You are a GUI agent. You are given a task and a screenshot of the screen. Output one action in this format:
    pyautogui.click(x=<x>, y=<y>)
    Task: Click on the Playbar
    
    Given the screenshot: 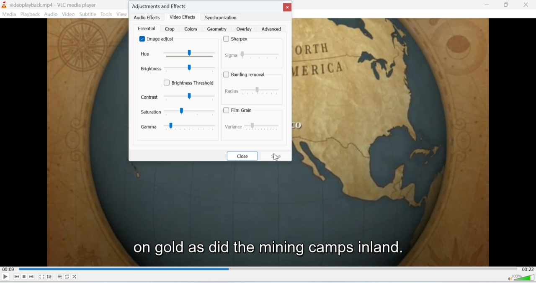 What is the action you would take?
    pyautogui.click(x=268, y=268)
    